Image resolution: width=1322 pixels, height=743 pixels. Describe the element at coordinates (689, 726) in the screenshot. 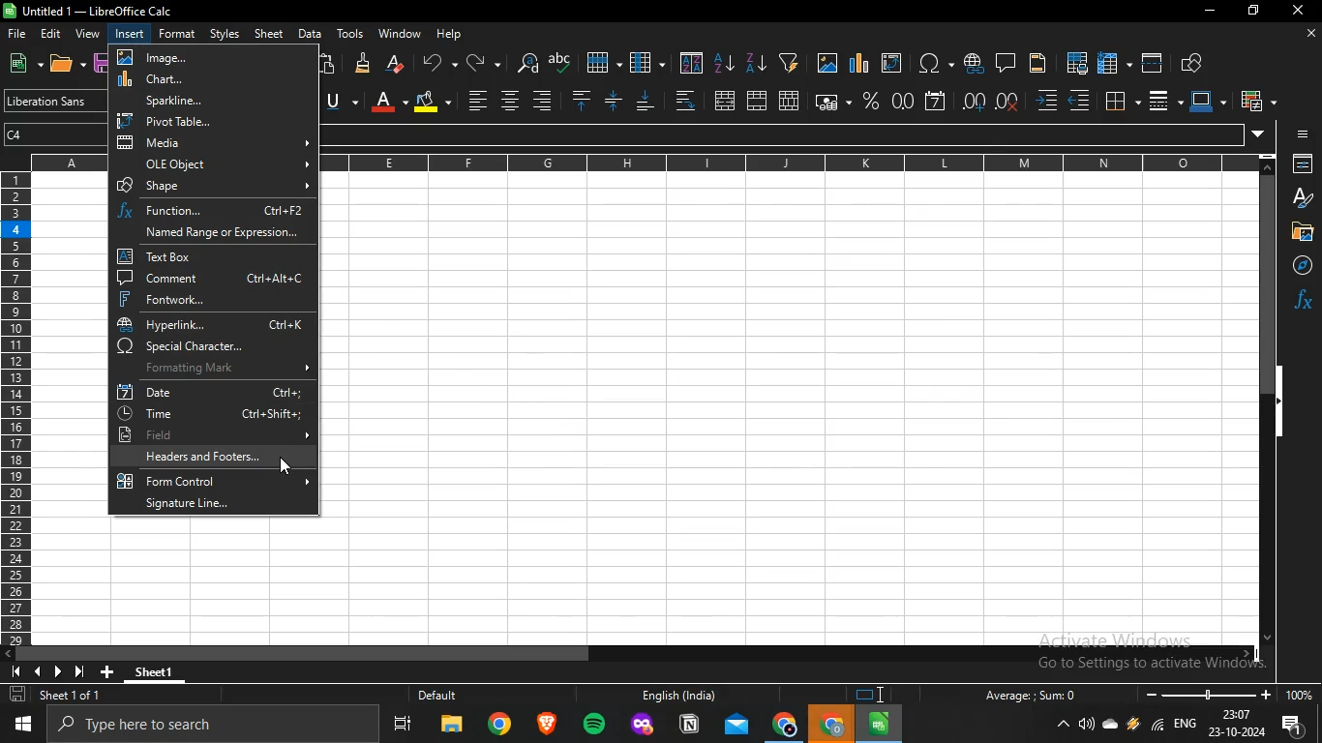

I see `notion` at that location.